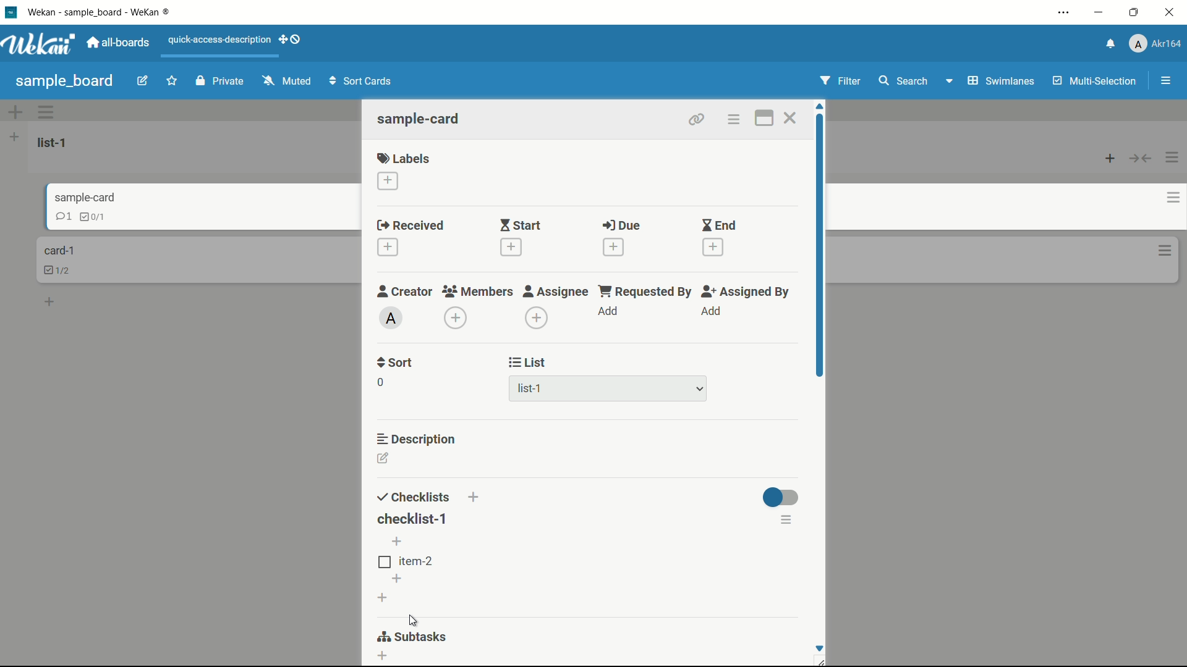 The image size is (1187, 667). Describe the element at coordinates (418, 638) in the screenshot. I see `subtasks` at that location.